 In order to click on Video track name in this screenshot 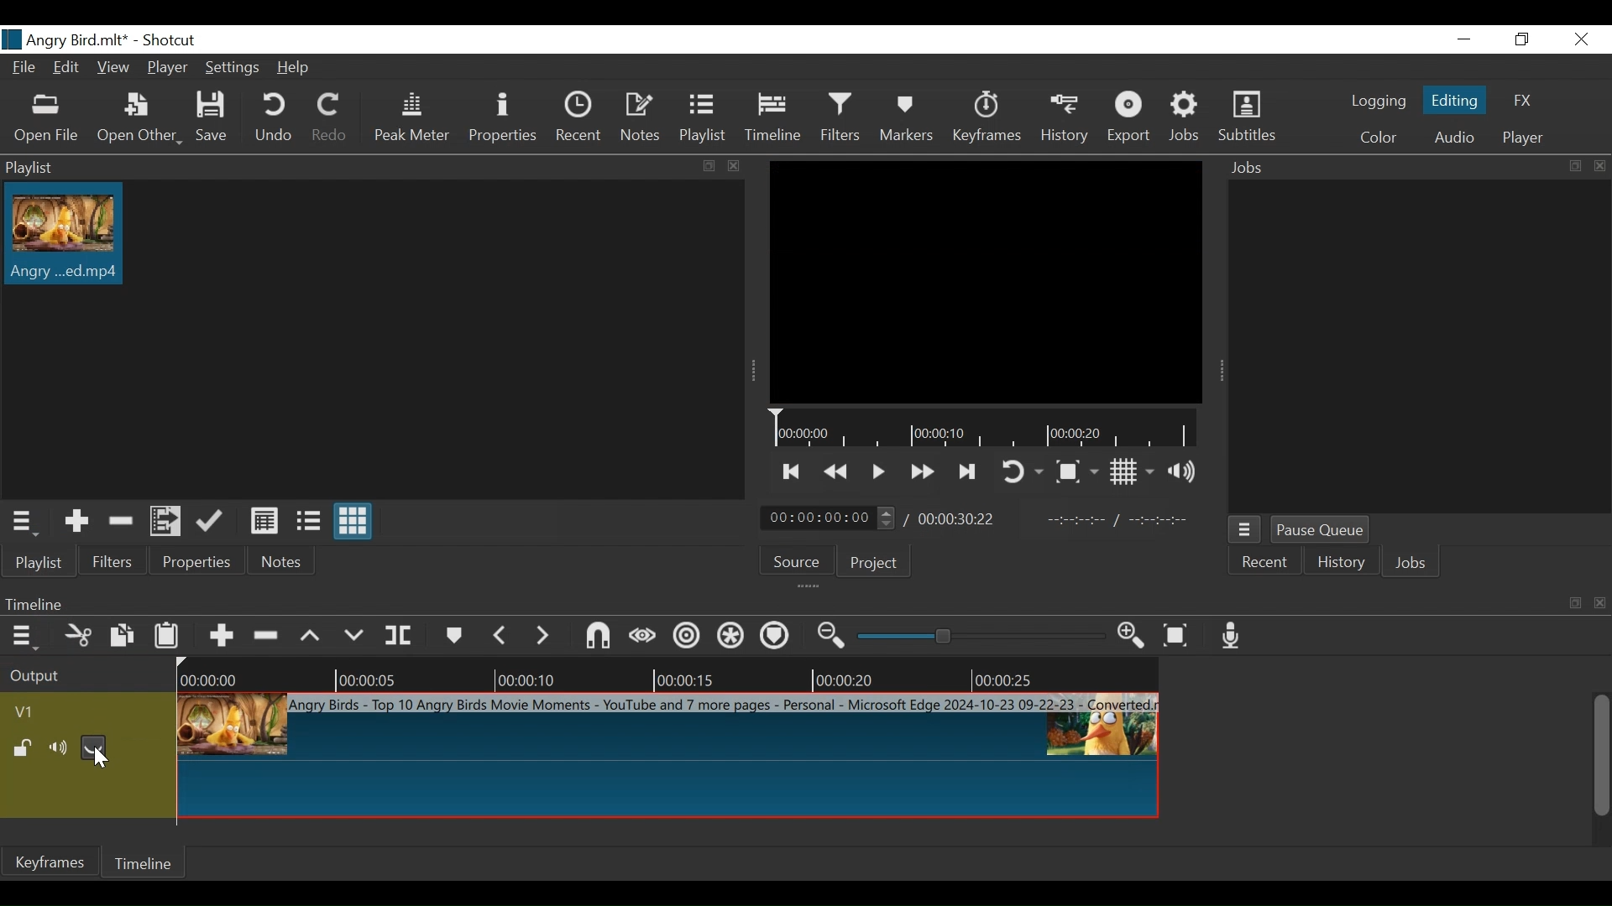, I will do `click(39, 711)`.